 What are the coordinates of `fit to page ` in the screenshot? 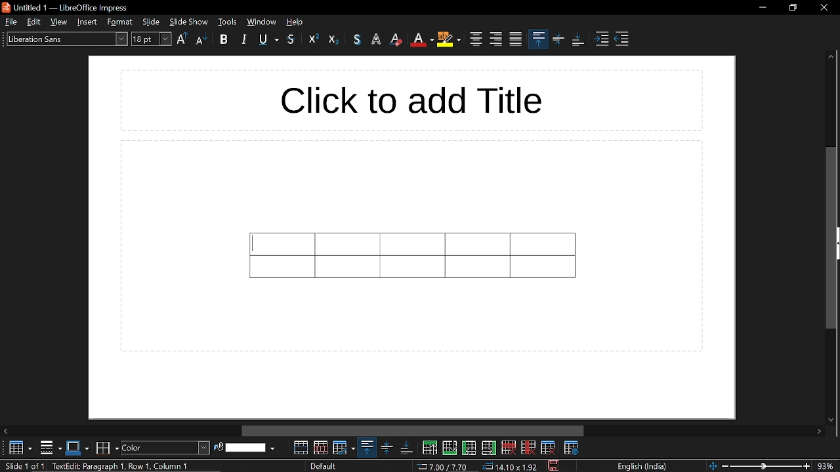 It's located at (713, 465).